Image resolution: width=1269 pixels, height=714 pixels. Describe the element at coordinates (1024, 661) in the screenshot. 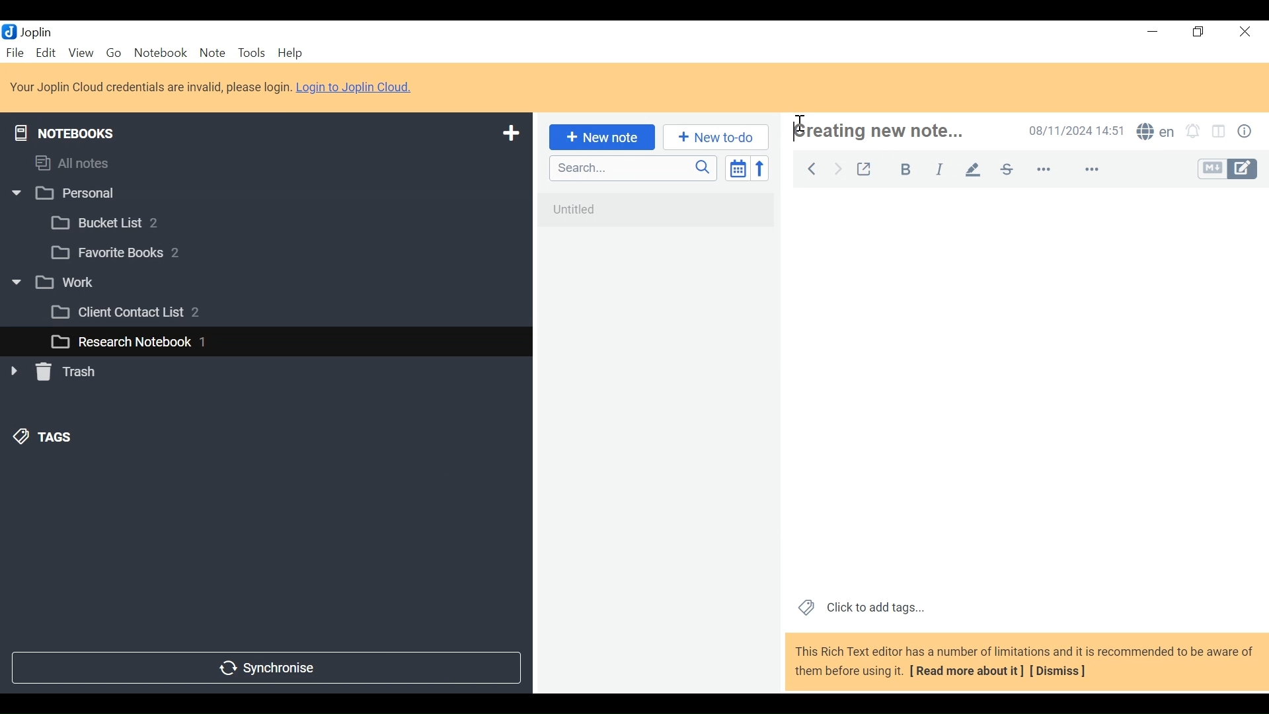

I see `This Rich Text editor has a number of limitations and it is recommended to be aware of
them before using it. [ Read more about it] [Dismiss]` at that location.